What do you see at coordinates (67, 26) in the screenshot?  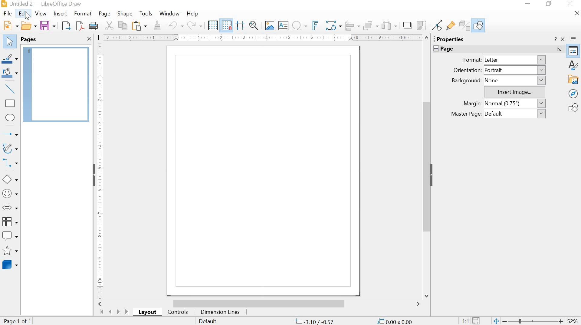 I see `Export` at bounding box center [67, 26].